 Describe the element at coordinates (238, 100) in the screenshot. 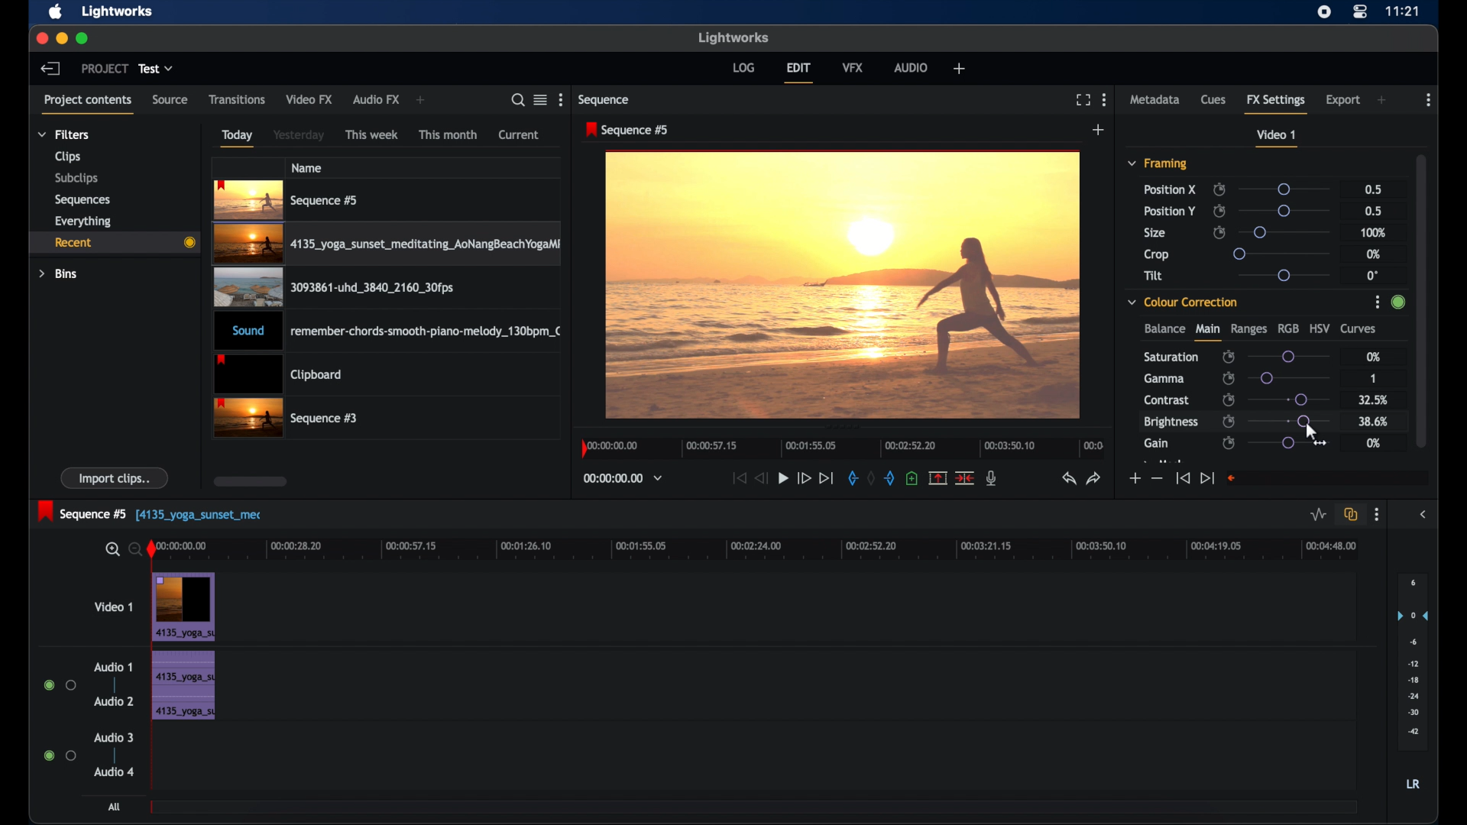

I see `transitions` at that location.